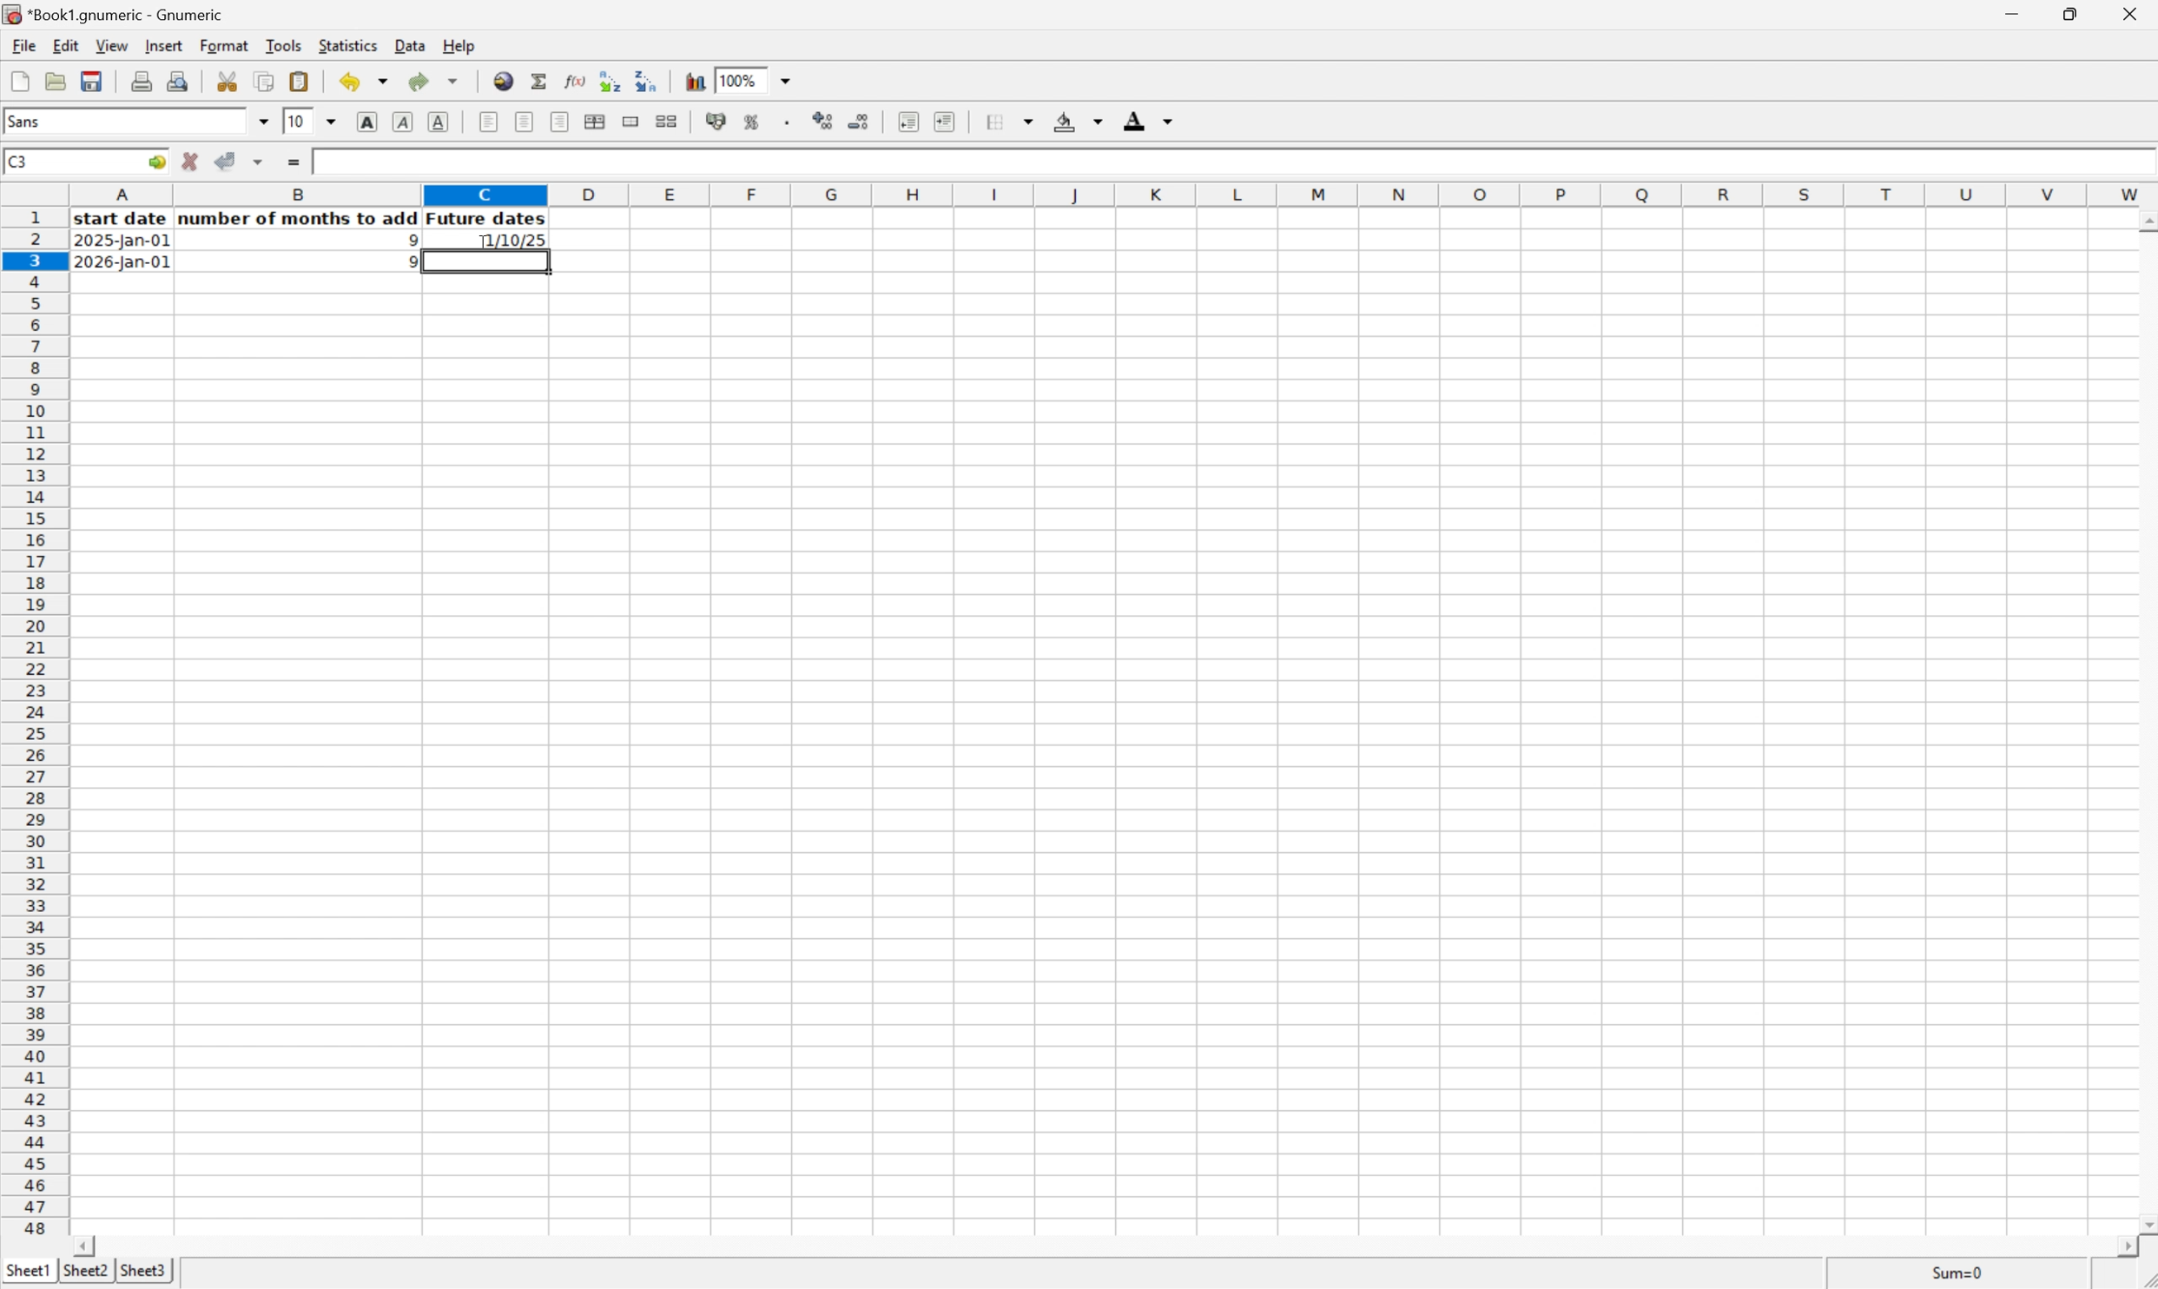 This screenshot has width=2158, height=1289. I want to click on Drop Down, so click(265, 122).